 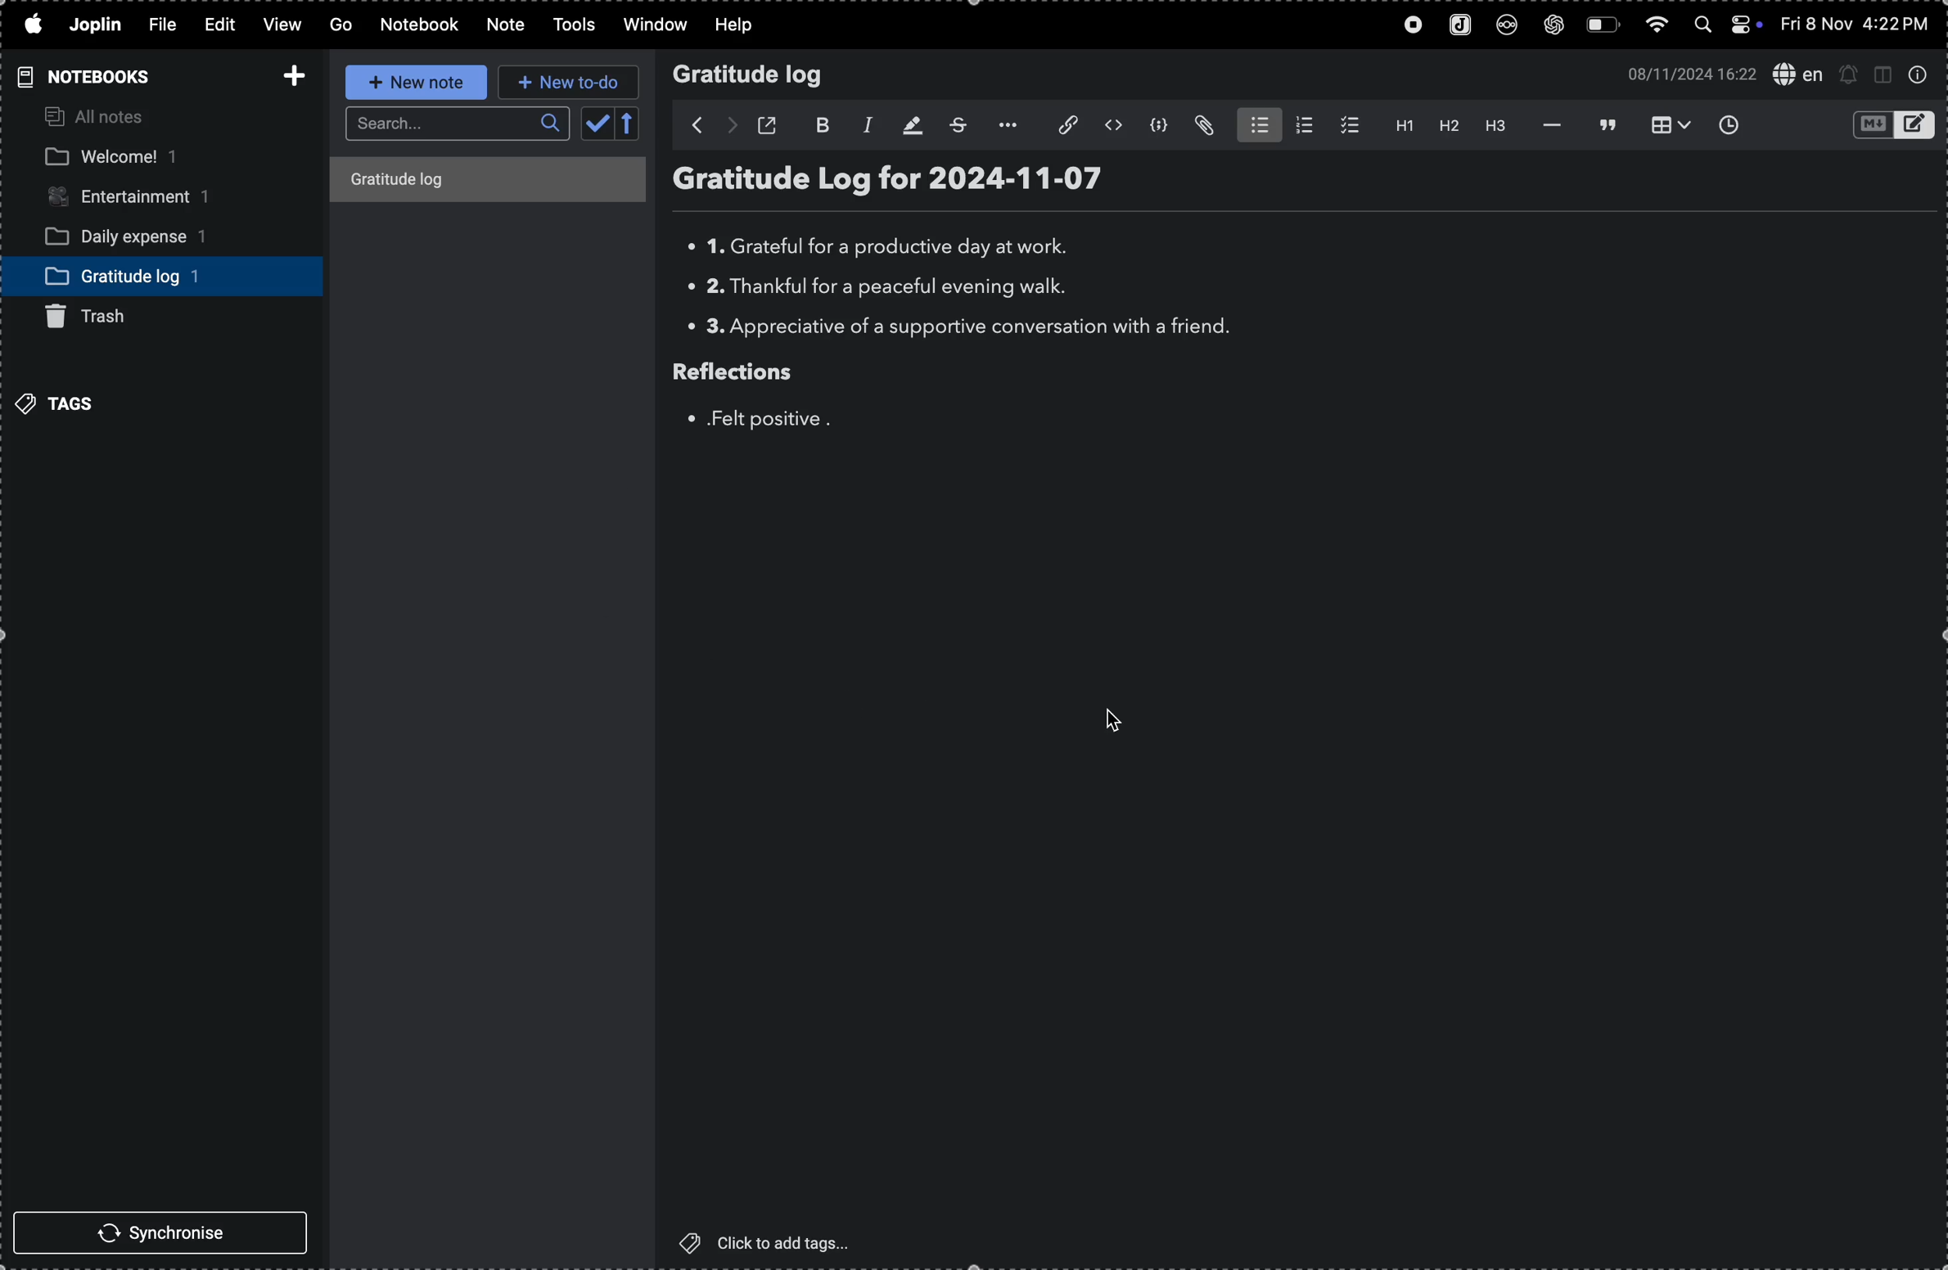 I want to click on joplin menu, so click(x=93, y=25).